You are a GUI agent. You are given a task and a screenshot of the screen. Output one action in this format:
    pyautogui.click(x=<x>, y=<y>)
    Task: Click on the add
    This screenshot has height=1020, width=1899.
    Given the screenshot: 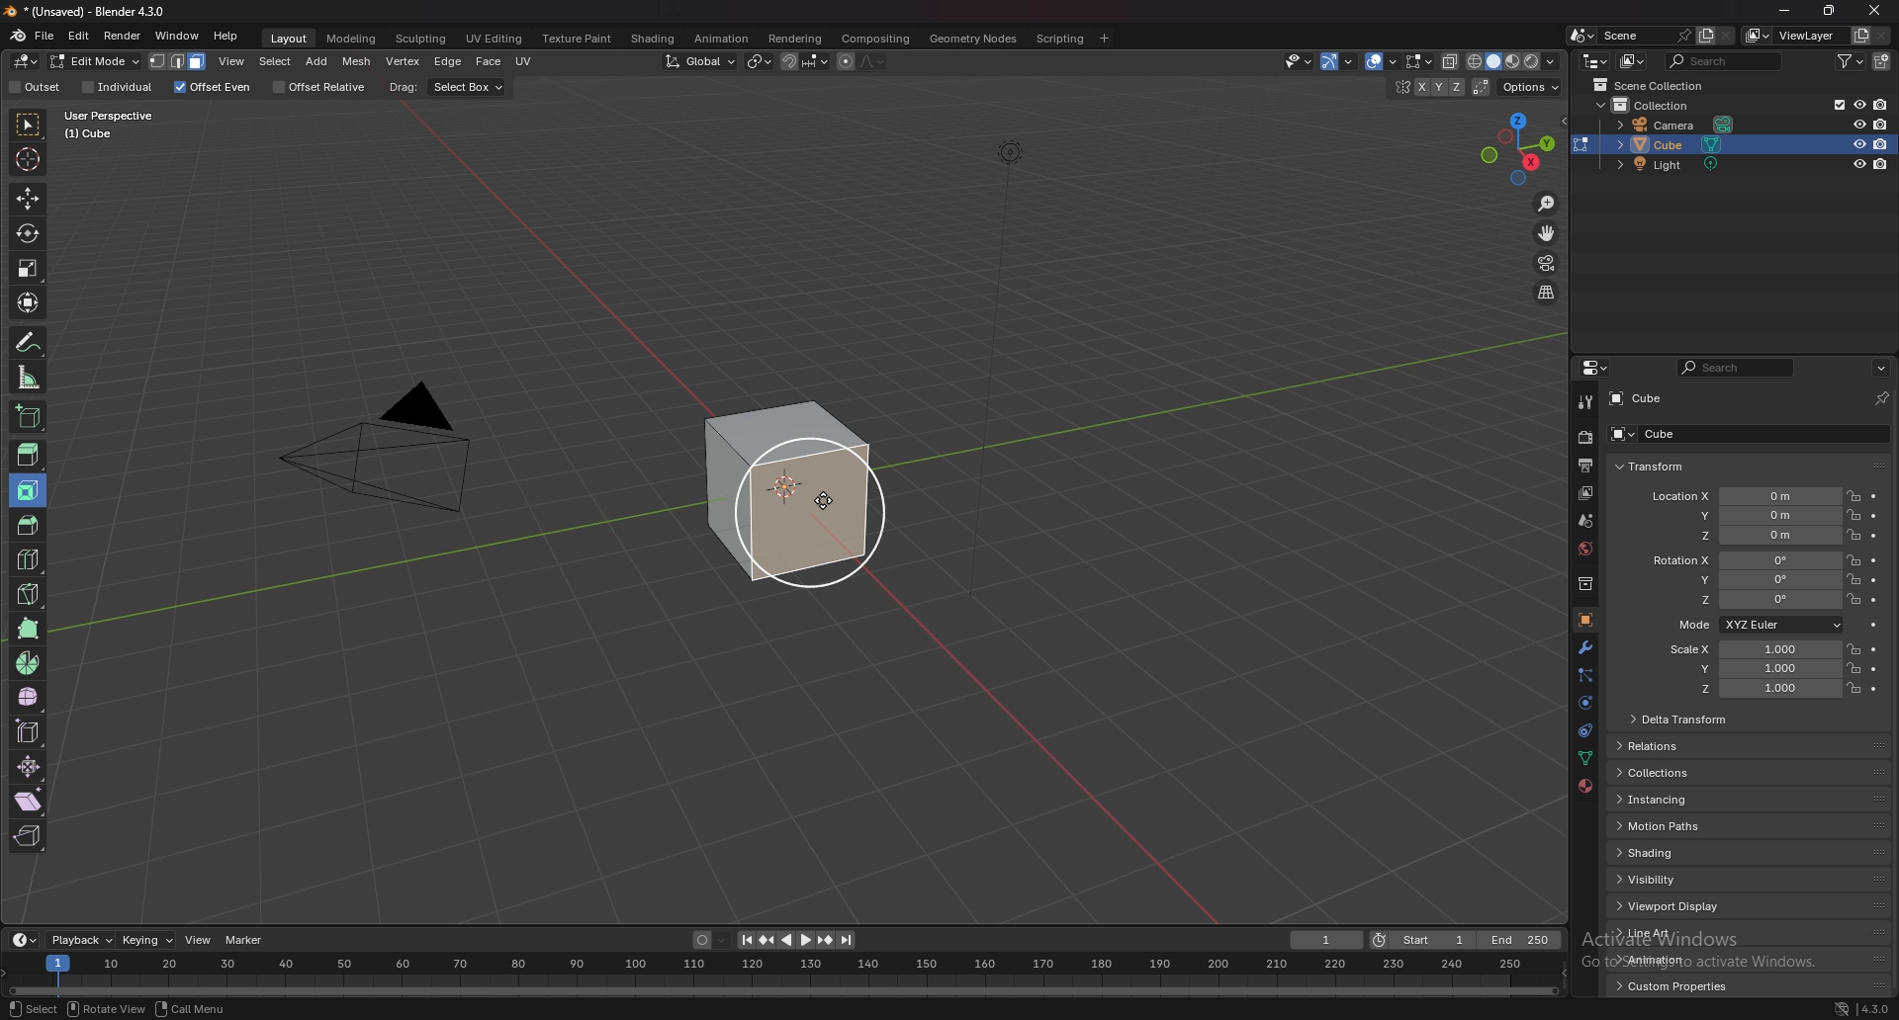 What is the action you would take?
    pyautogui.click(x=318, y=61)
    